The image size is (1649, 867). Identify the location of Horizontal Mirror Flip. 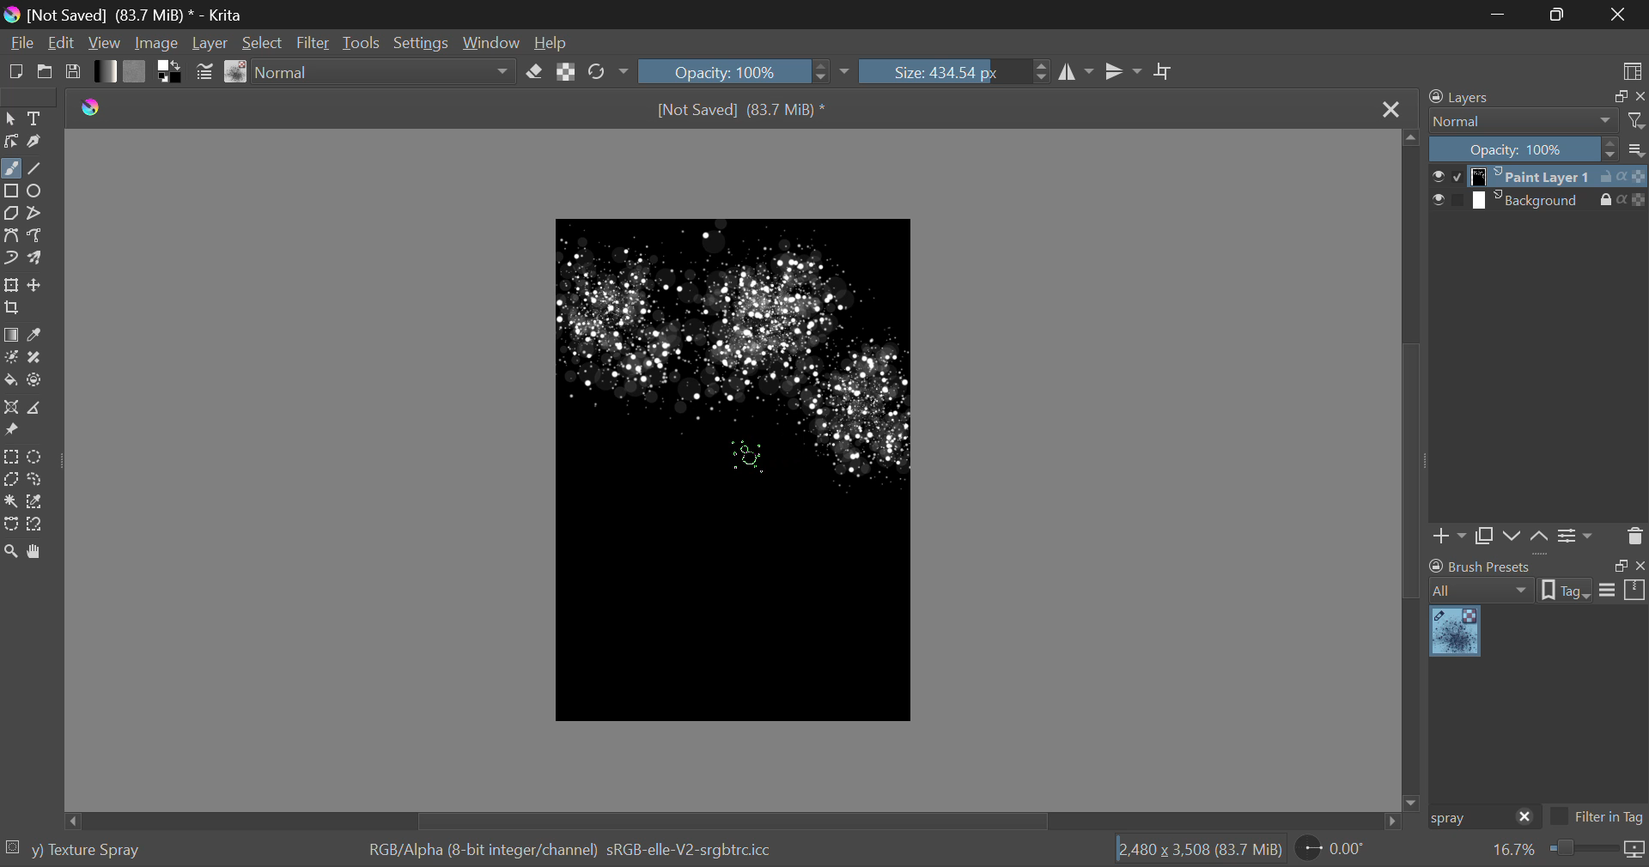
(1123, 71).